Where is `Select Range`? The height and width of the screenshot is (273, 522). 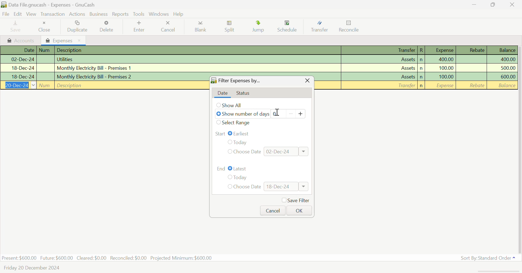
Select Range is located at coordinates (235, 124).